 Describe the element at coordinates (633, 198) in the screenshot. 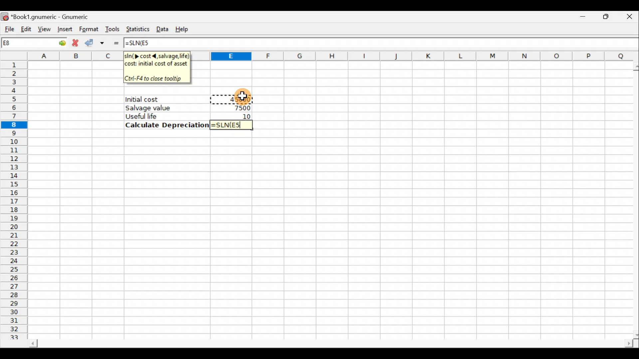

I see `Scroll bar` at that location.